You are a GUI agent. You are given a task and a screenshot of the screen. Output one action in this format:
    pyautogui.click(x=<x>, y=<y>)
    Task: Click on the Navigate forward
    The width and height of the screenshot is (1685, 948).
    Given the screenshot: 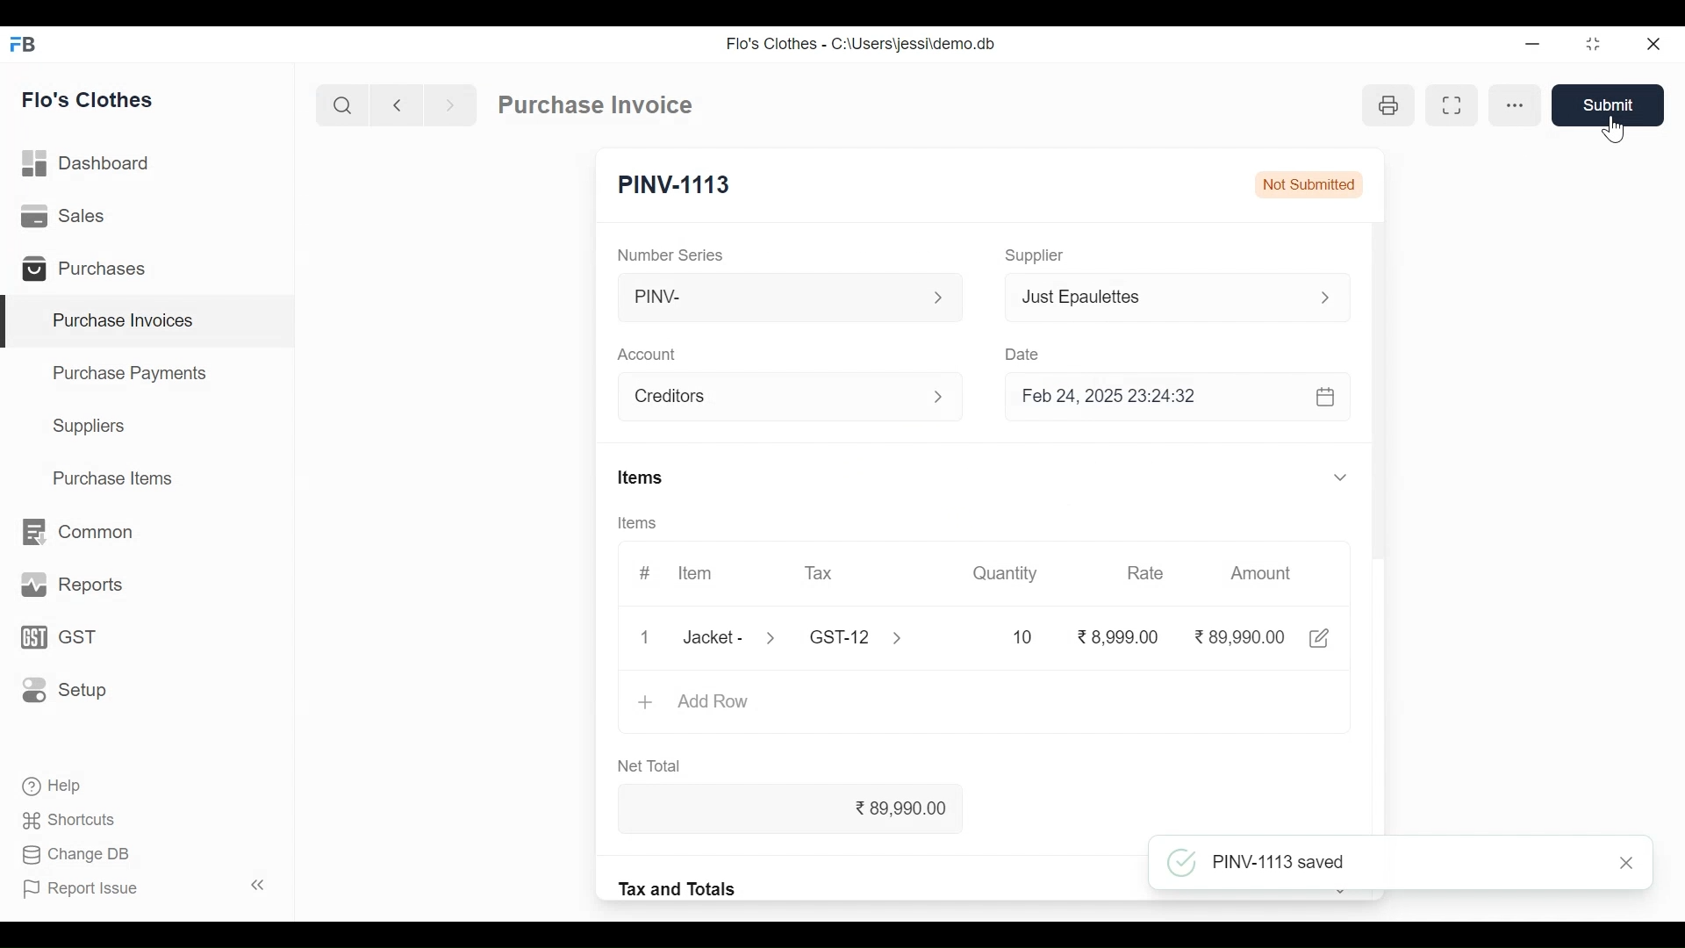 What is the action you would take?
    pyautogui.click(x=449, y=105)
    